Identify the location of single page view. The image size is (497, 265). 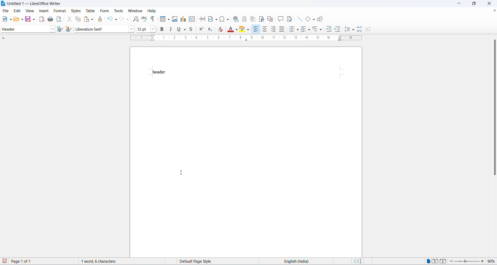
(428, 261).